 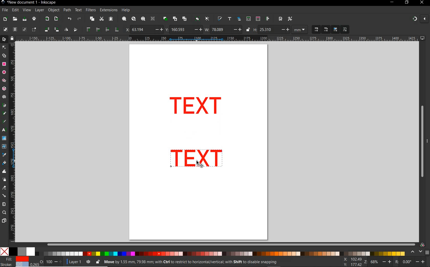 I want to click on ellipse tool, so click(x=4, y=72).